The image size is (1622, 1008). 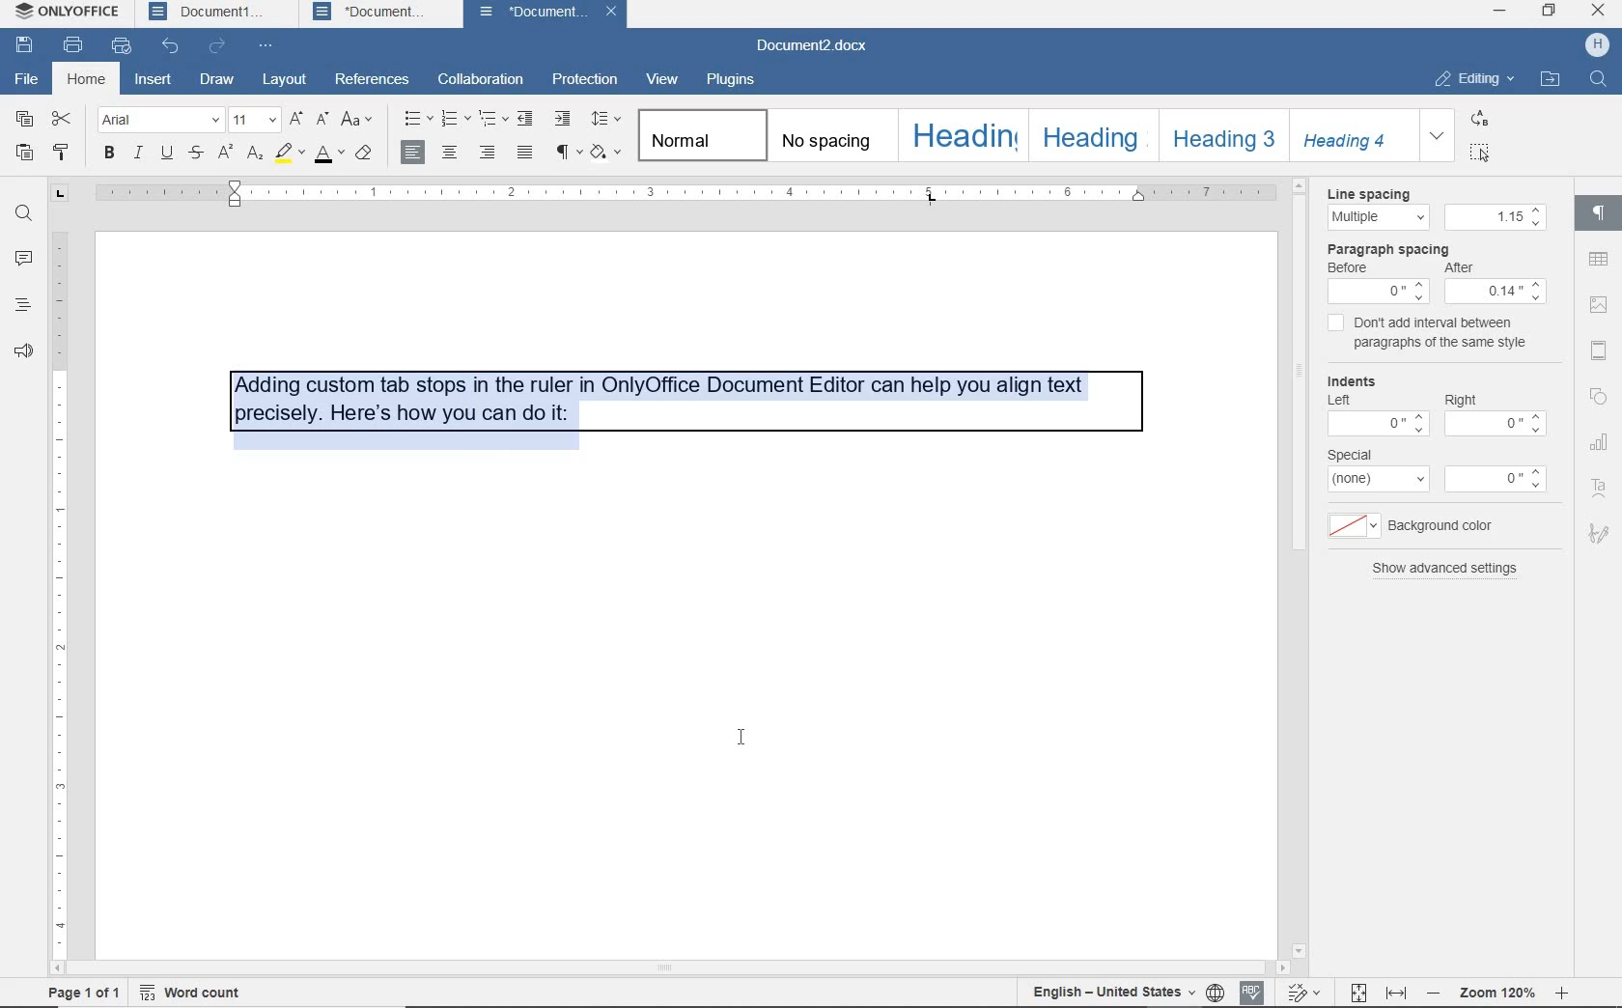 What do you see at coordinates (329, 154) in the screenshot?
I see `font color` at bounding box center [329, 154].